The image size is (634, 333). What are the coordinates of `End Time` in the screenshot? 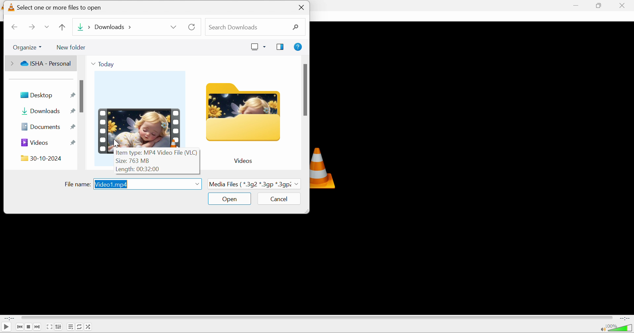 It's located at (624, 318).